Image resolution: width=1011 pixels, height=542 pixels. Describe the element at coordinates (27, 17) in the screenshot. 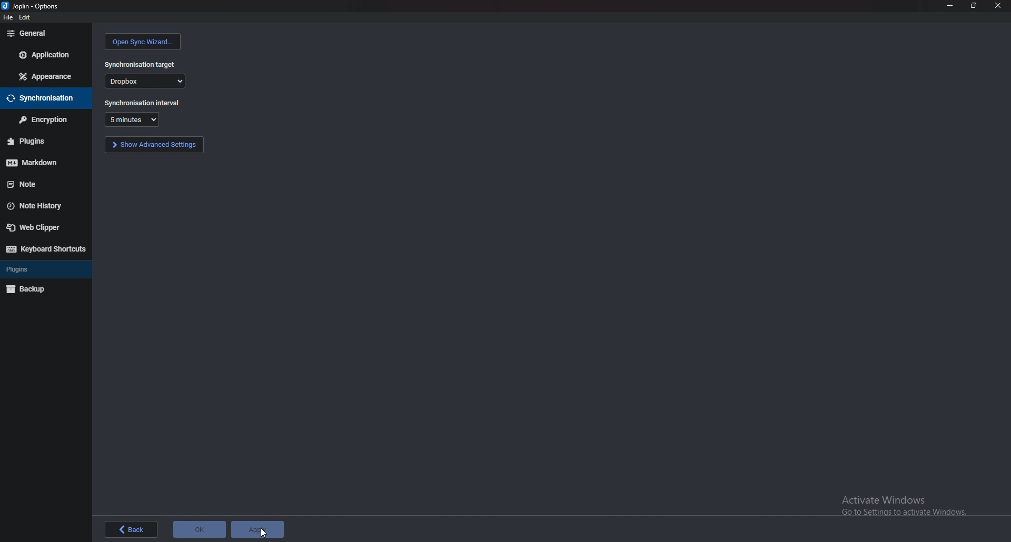

I see `edit` at that location.